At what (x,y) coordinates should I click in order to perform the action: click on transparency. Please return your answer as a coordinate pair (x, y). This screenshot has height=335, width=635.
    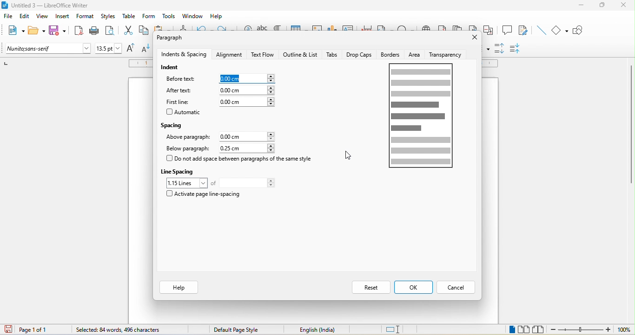
    Looking at the image, I should click on (446, 55).